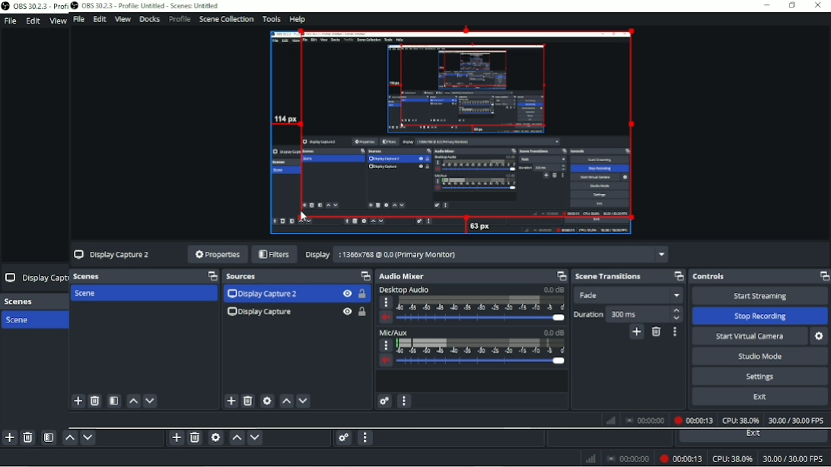 The image size is (831, 467). Describe the element at coordinates (256, 438) in the screenshot. I see `Move source(s) down` at that location.